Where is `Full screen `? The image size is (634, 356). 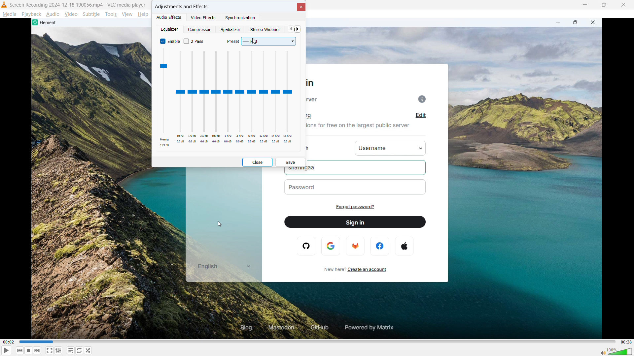
Full screen  is located at coordinates (49, 350).